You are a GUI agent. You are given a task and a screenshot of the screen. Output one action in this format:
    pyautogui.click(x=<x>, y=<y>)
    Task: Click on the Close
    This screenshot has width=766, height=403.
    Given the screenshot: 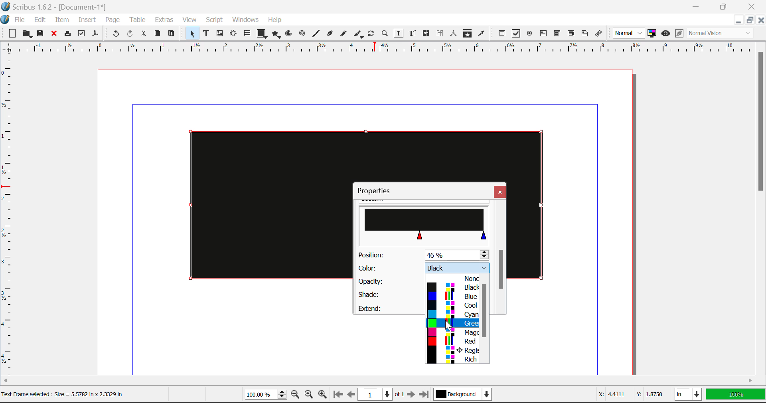 What is the action you would take?
    pyautogui.click(x=760, y=20)
    